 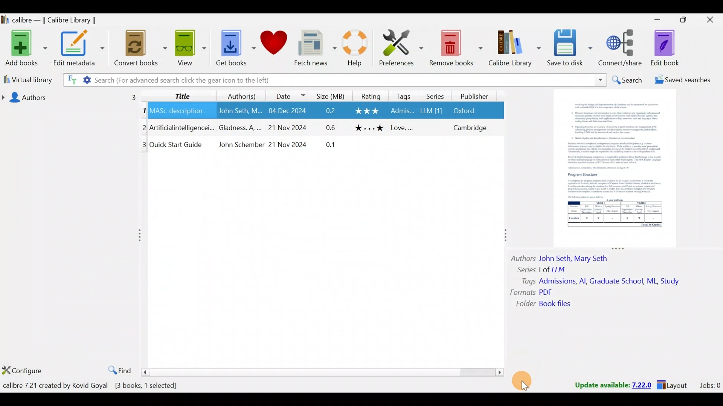 What do you see at coordinates (524, 304) in the screenshot?
I see `` at bounding box center [524, 304].